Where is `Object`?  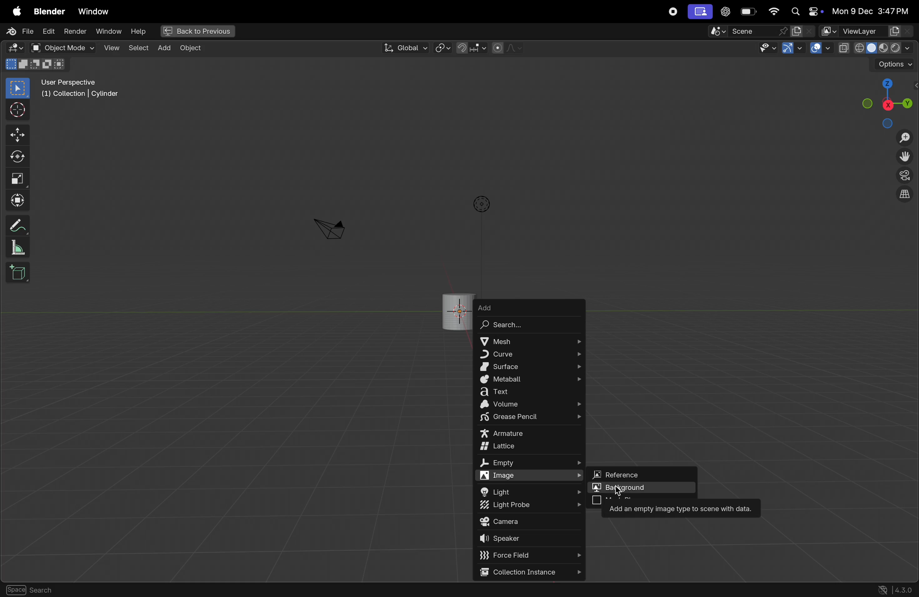 Object is located at coordinates (195, 48).